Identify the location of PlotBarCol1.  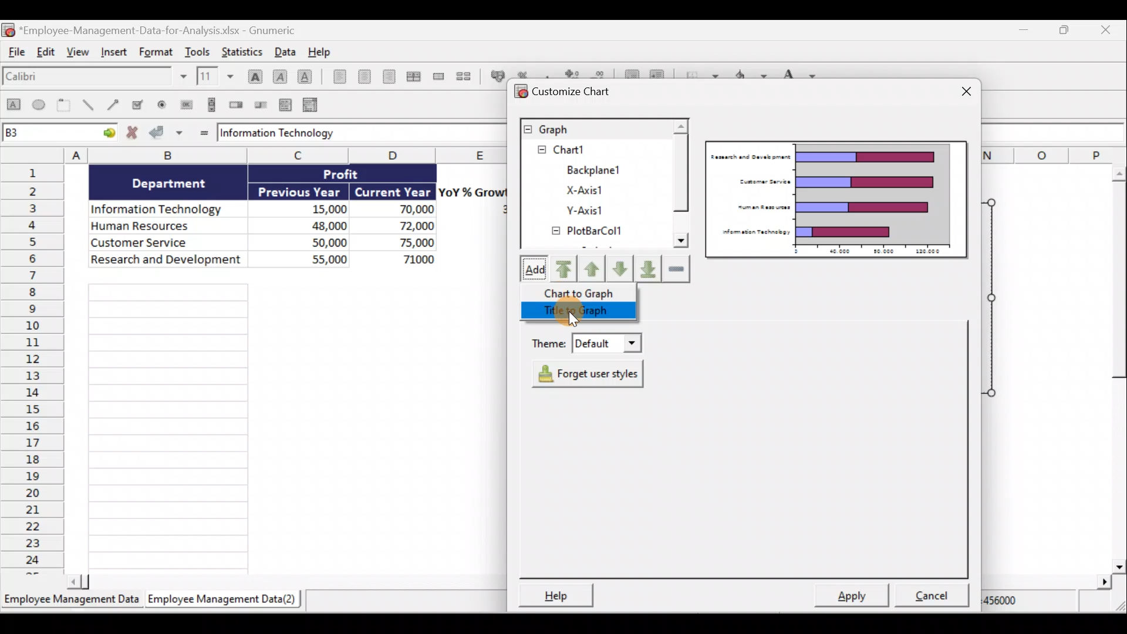
(585, 232).